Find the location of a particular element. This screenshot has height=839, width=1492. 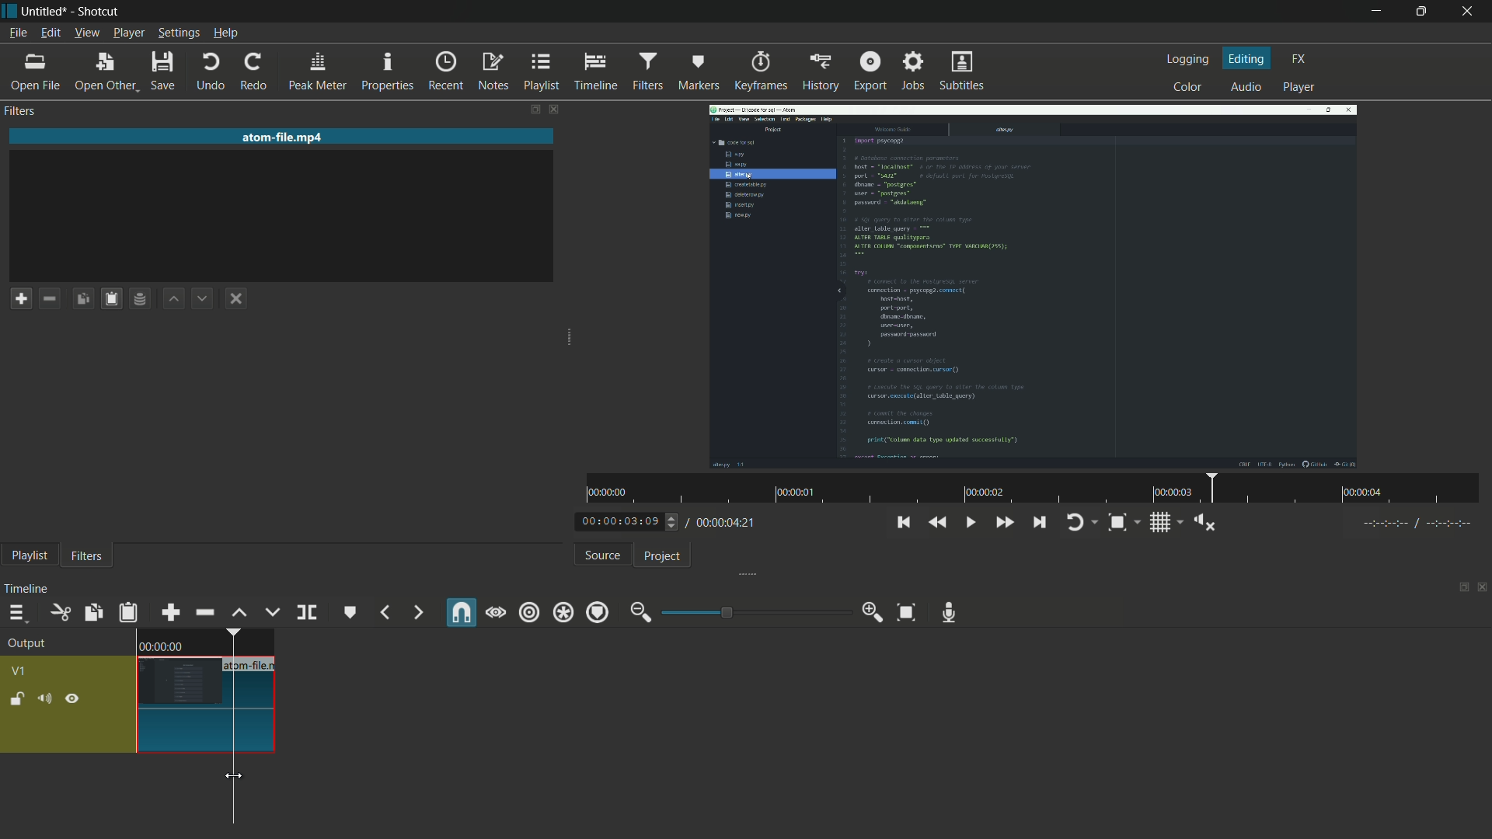

filters is located at coordinates (647, 72).